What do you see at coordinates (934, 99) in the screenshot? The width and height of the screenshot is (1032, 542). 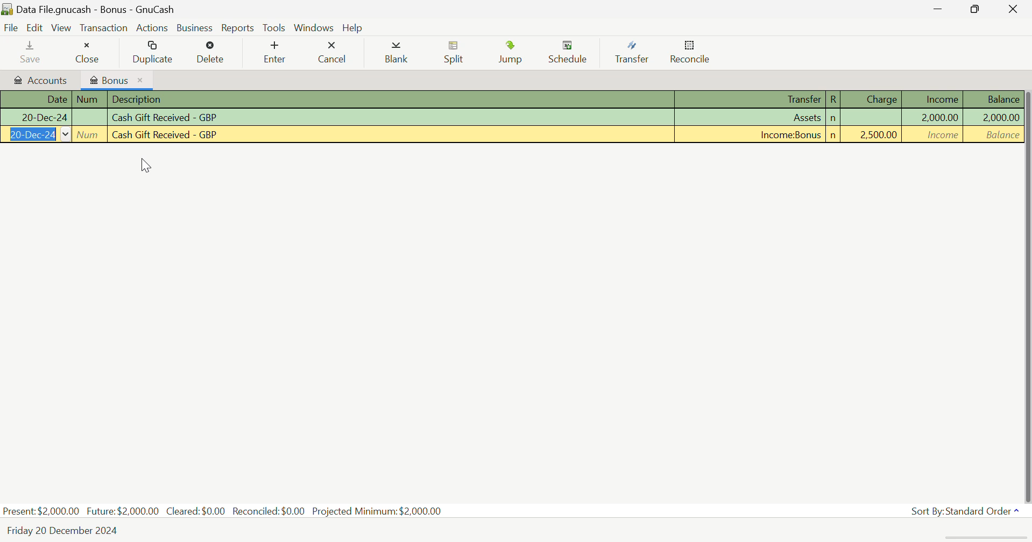 I see `Income` at bounding box center [934, 99].